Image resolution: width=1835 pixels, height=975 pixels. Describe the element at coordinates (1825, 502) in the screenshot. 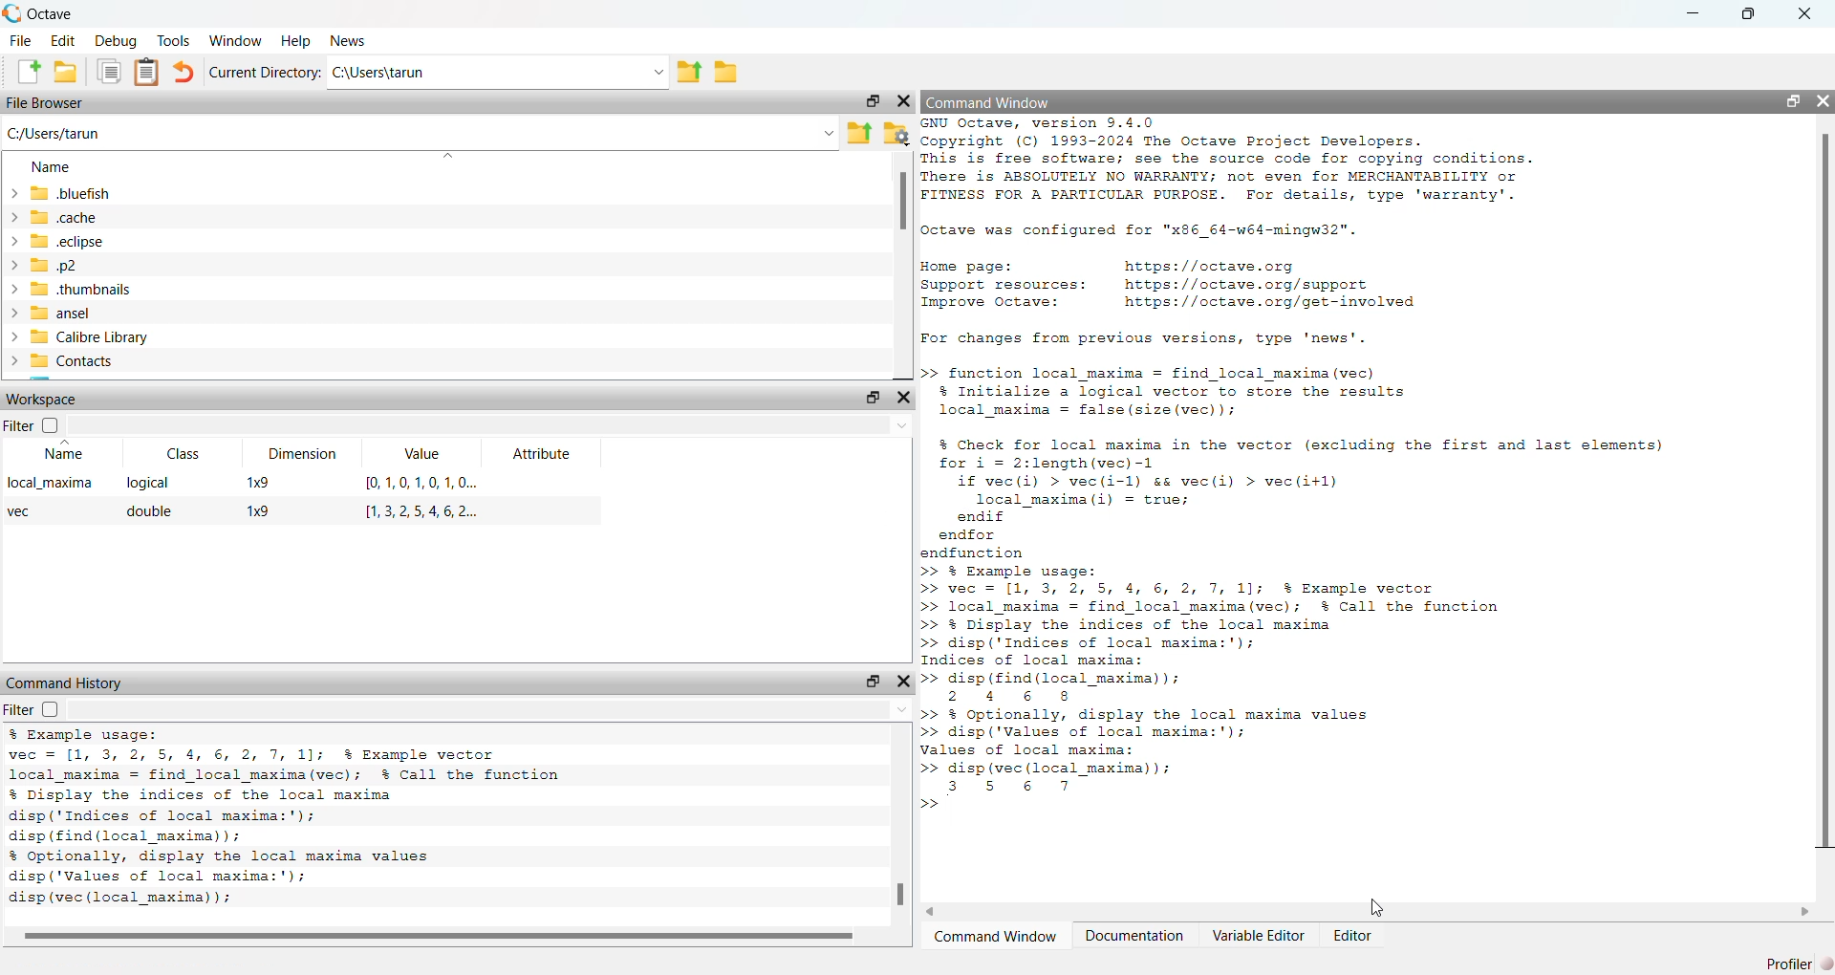

I see `vertical scroll bar` at that location.